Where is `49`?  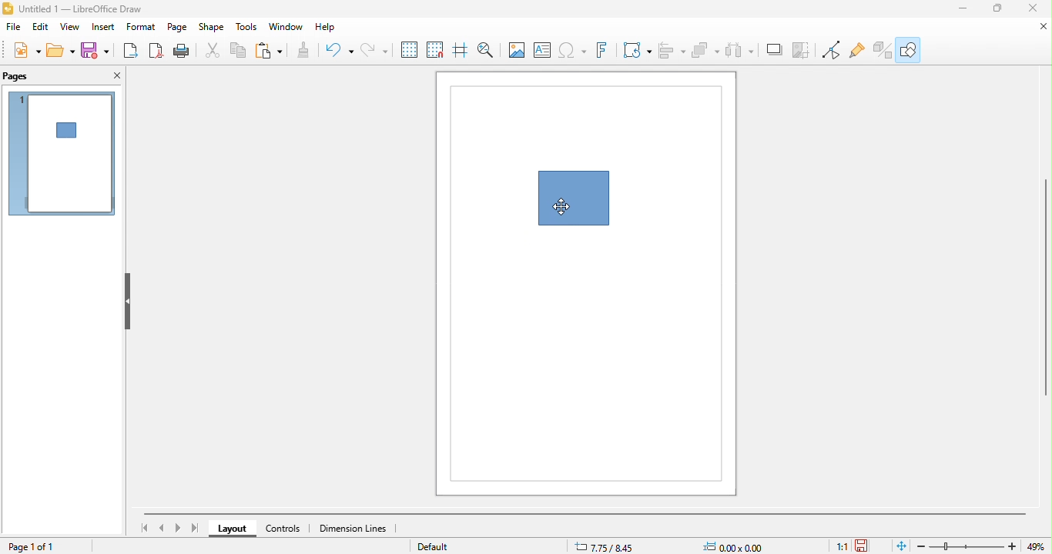
49 is located at coordinates (1038, 546).